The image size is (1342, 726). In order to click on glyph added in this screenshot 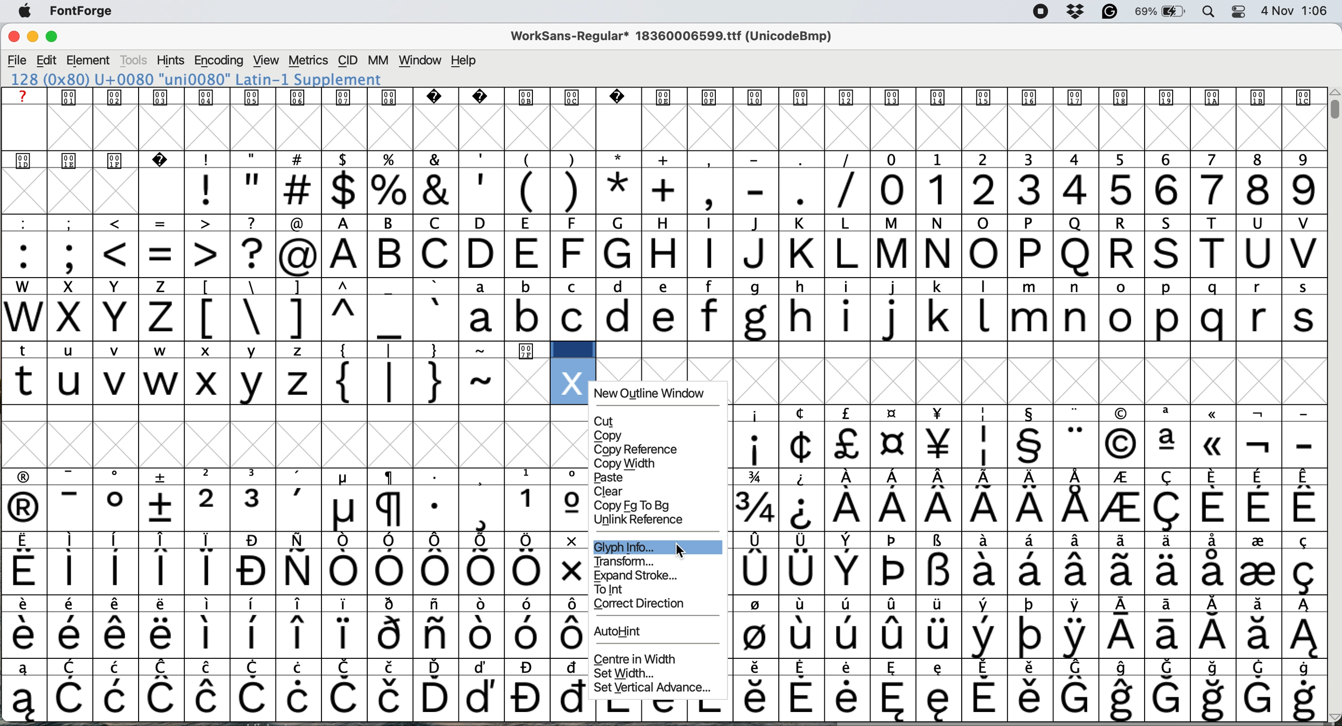, I will do `click(572, 381)`.